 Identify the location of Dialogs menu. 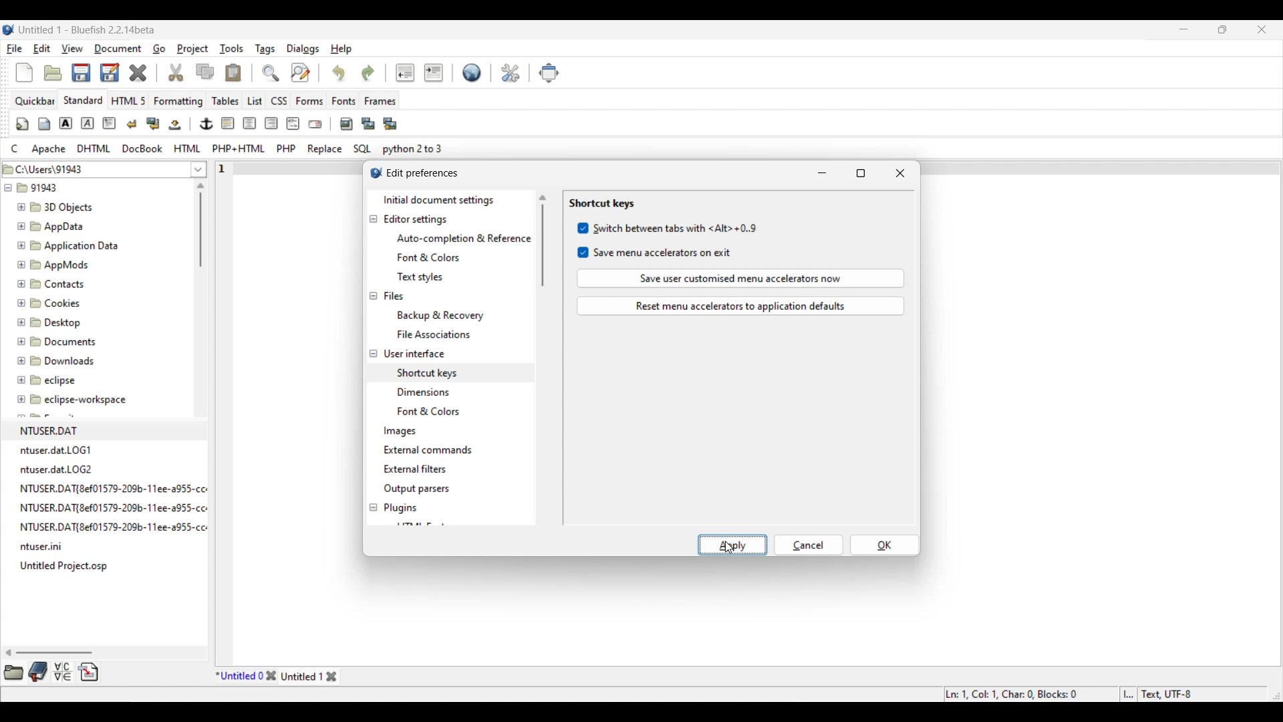
(303, 49).